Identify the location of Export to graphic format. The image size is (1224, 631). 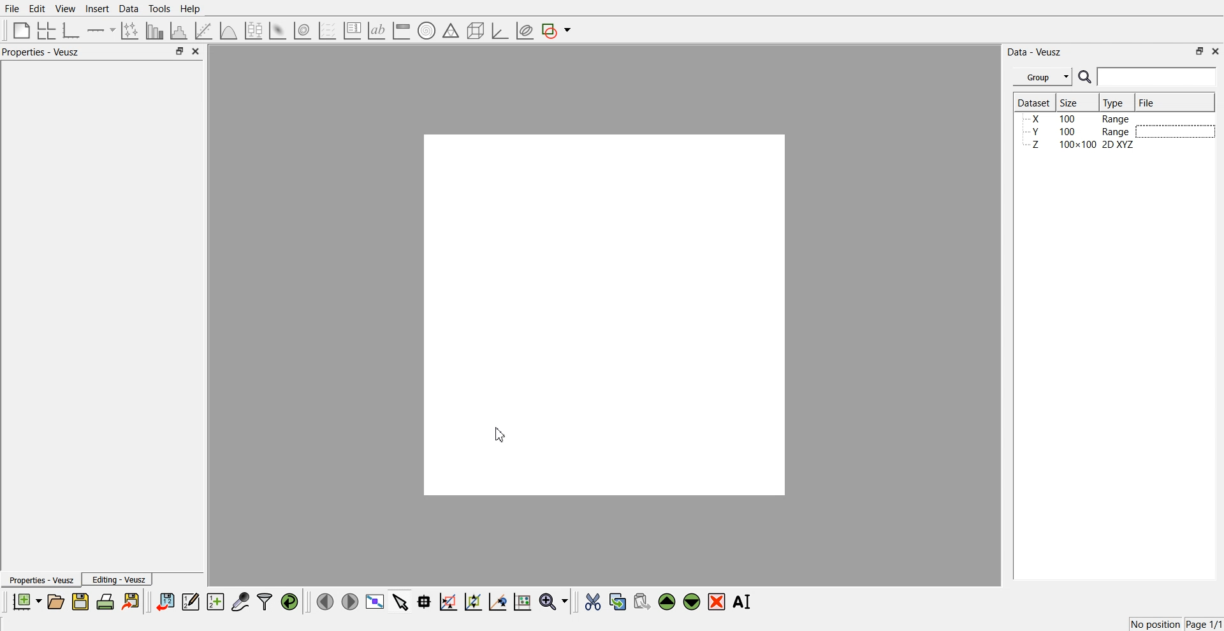
(132, 601).